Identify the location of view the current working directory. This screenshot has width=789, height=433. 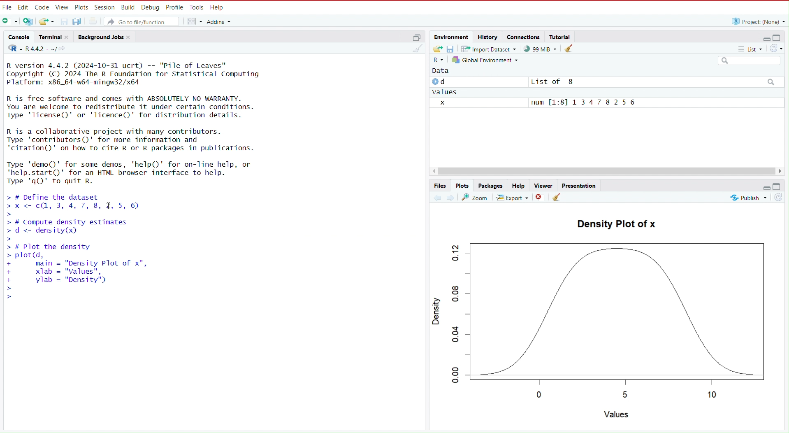
(65, 49).